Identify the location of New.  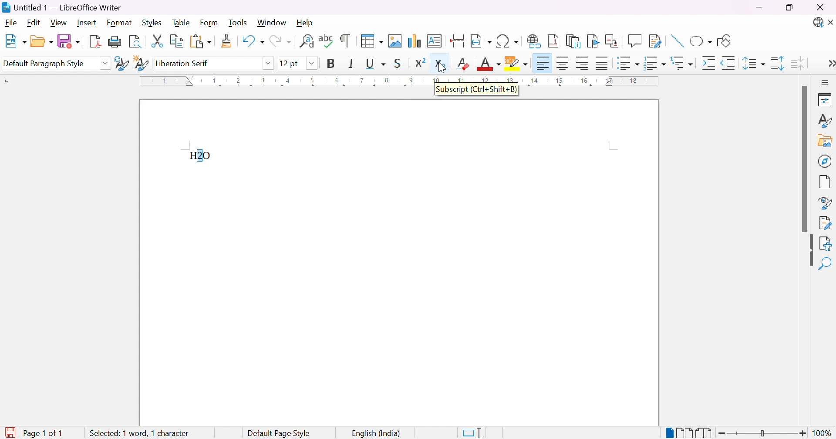
(15, 42).